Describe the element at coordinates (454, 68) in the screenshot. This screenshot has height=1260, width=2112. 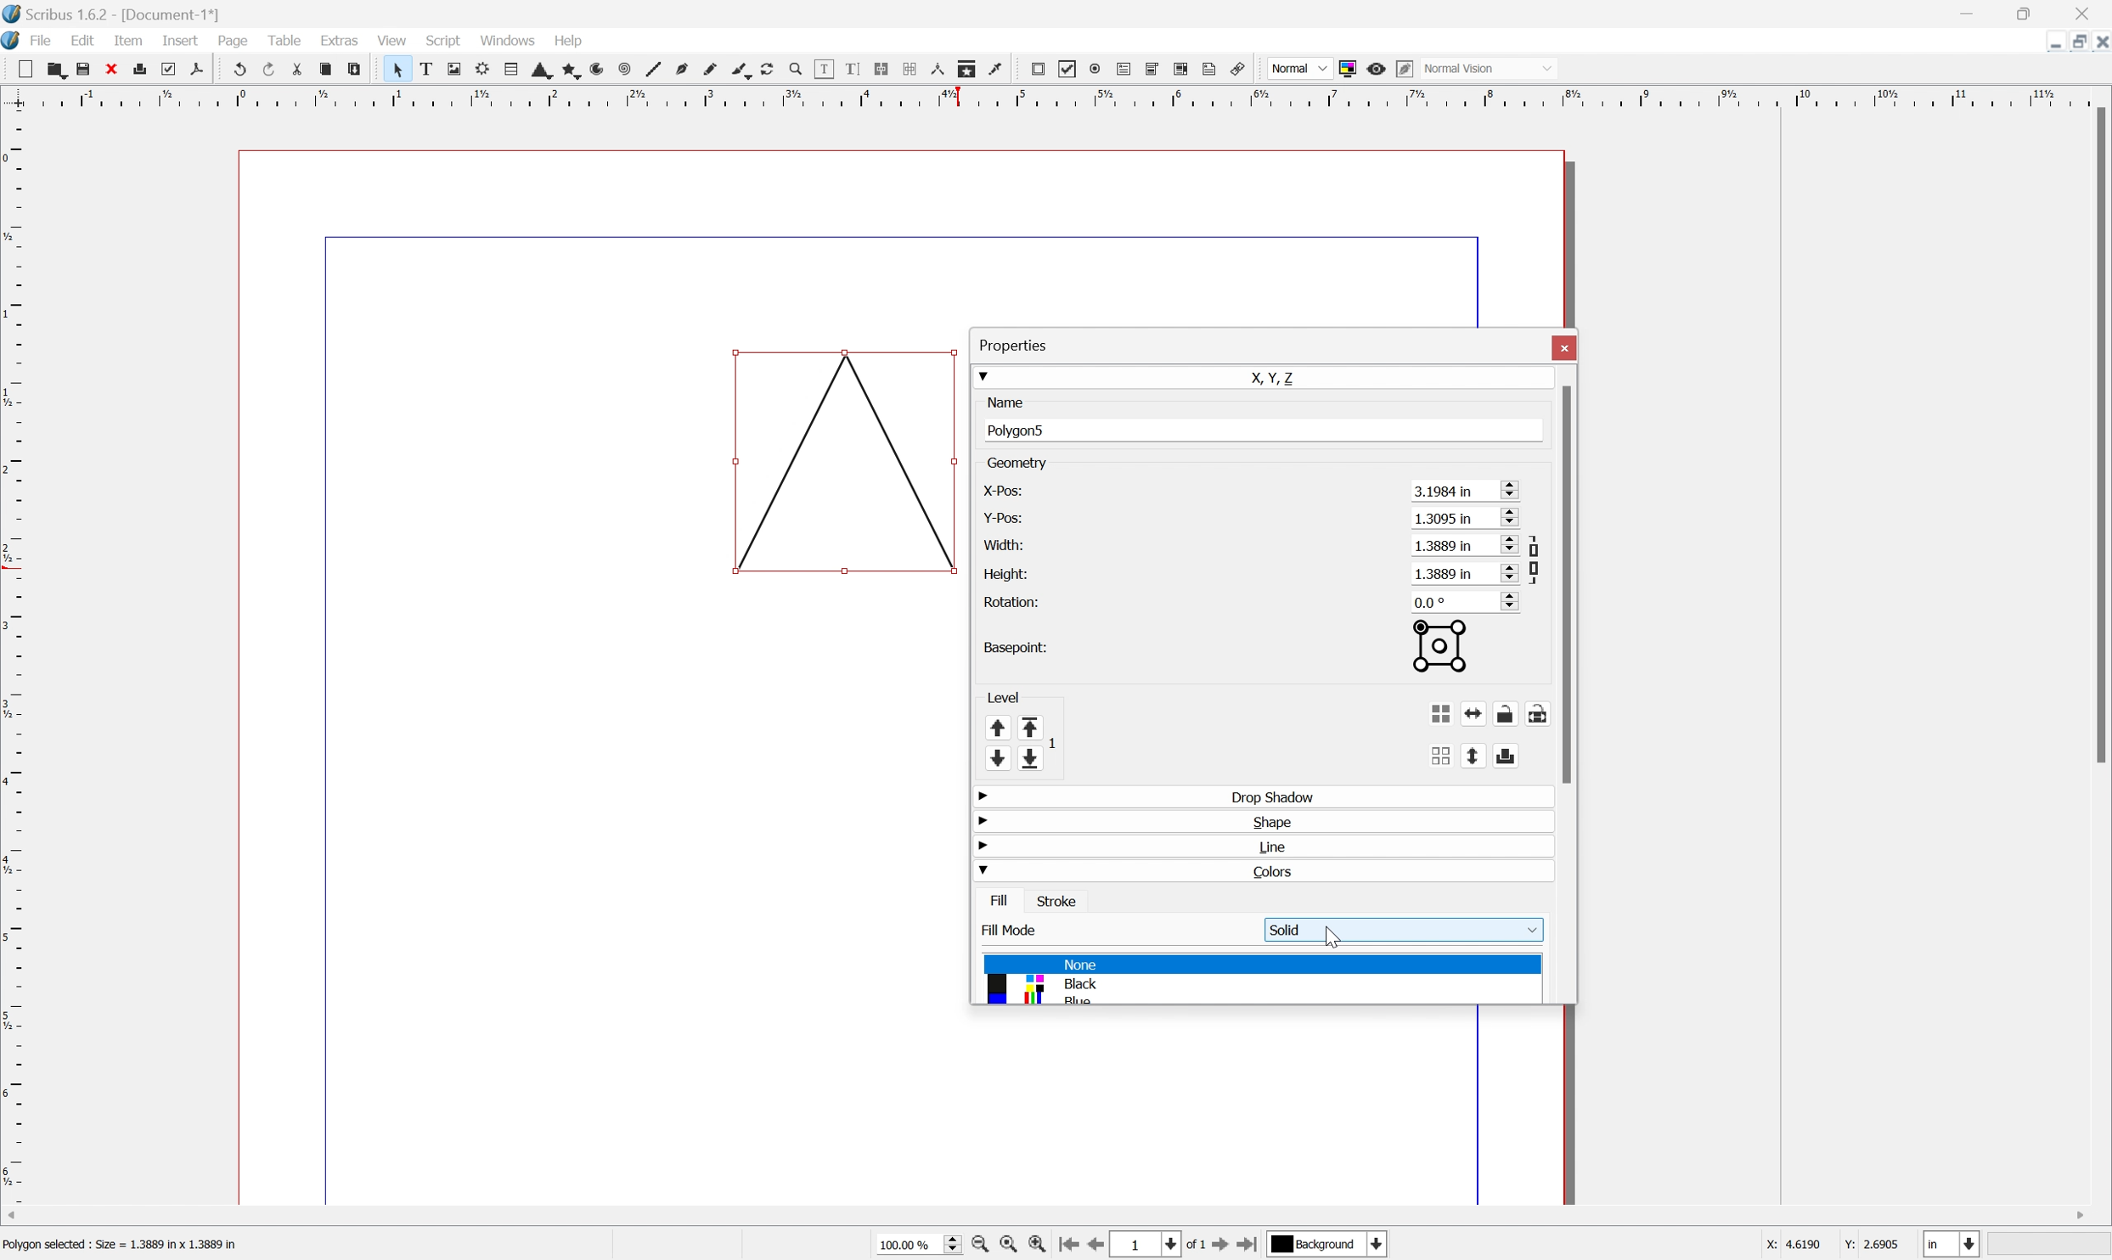
I see `Image frame` at that location.